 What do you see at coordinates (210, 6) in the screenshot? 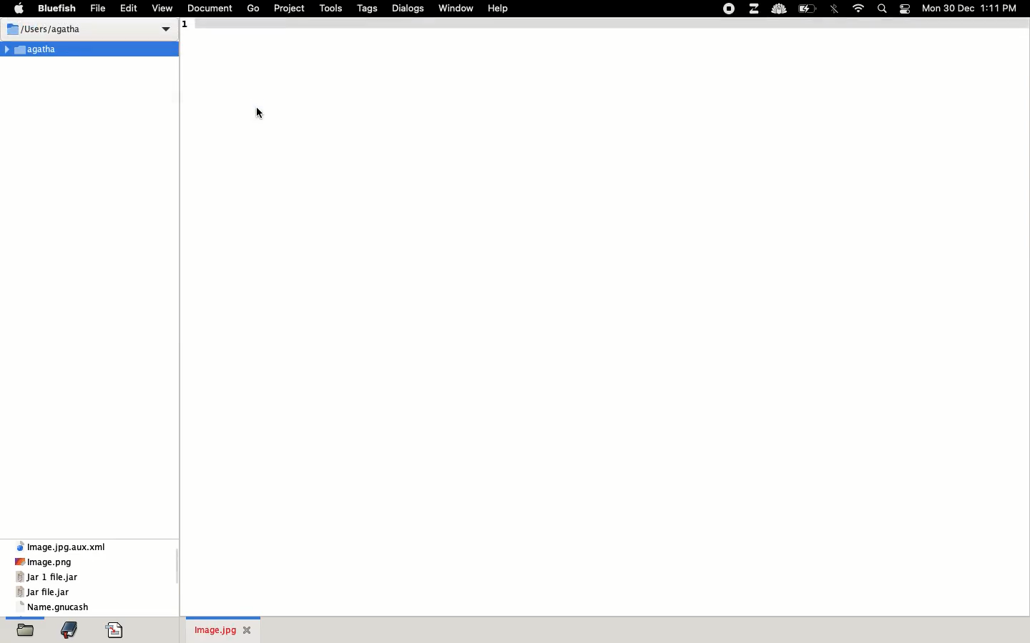
I see `document` at bounding box center [210, 6].